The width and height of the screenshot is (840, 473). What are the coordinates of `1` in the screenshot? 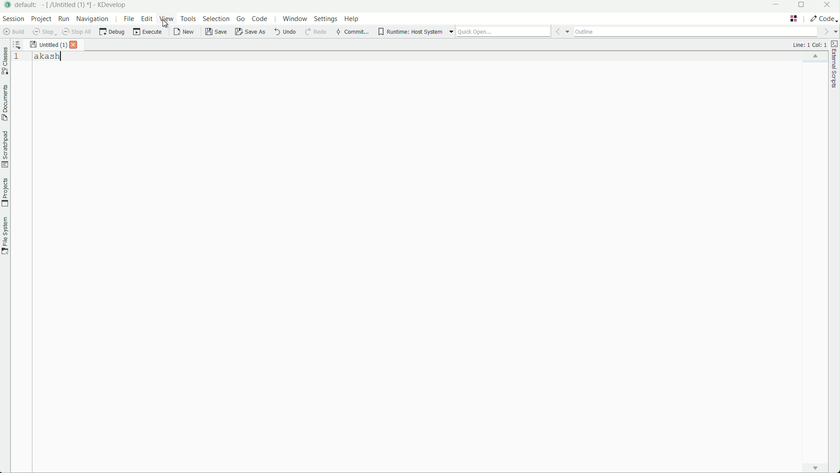 It's located at (17, 59).